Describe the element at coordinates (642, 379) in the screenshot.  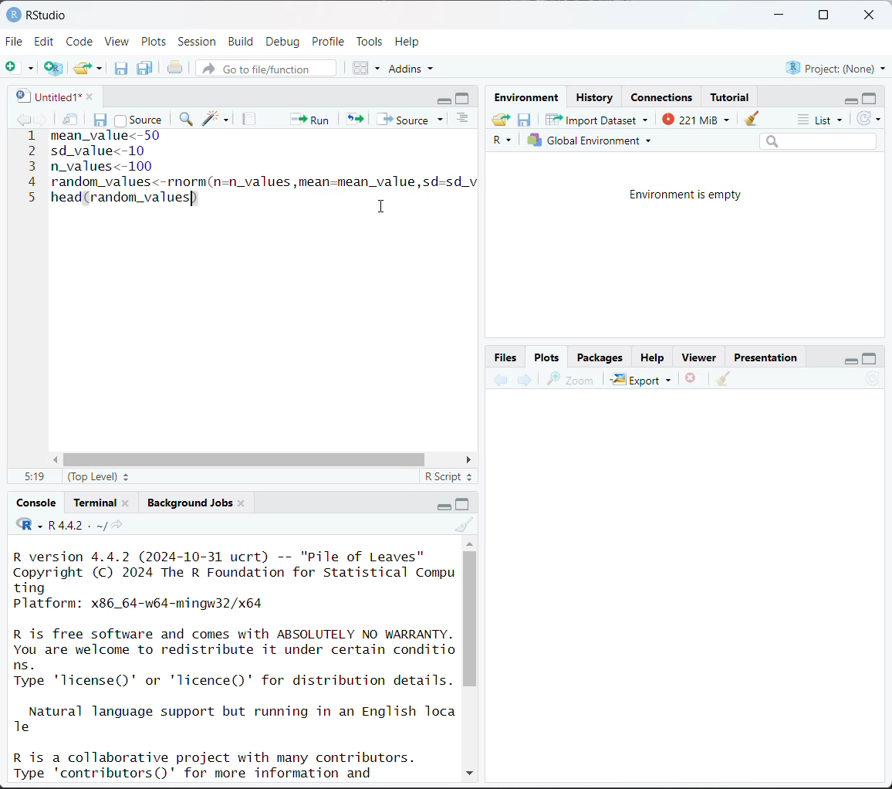
I see `Export` at that location.